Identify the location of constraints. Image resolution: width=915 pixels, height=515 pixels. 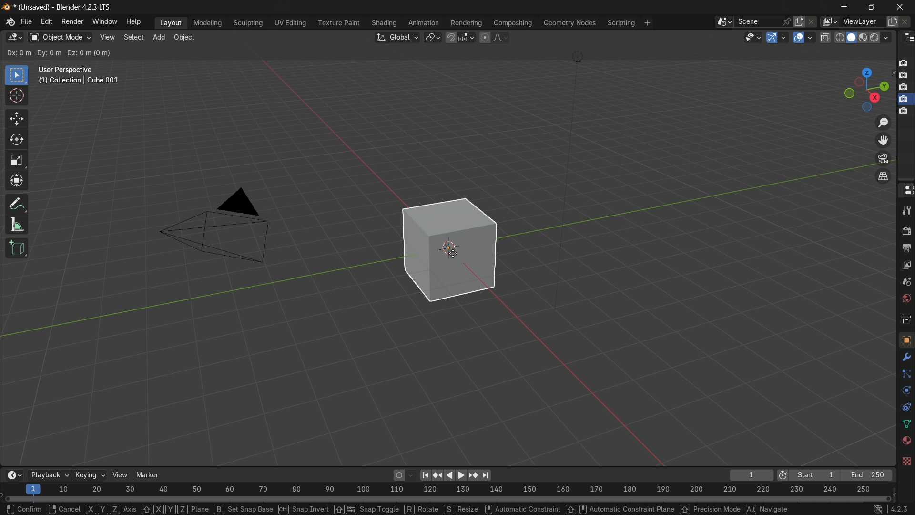
(906, 408).